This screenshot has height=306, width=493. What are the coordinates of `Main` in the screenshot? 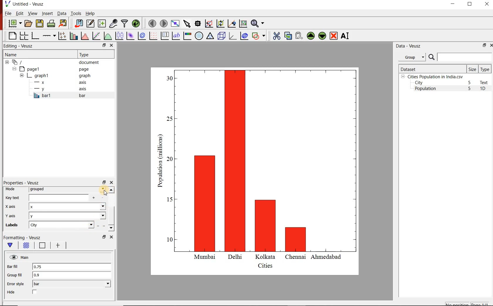 It's located at (20, 257).